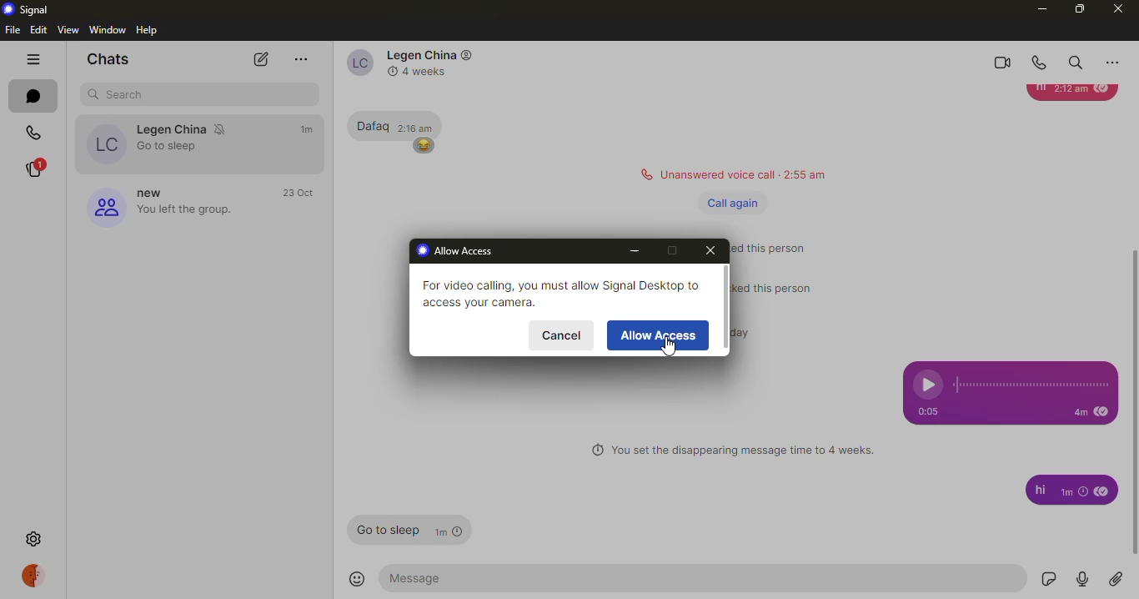 The width and height of the screenshot is (1139, 599). Describe the element at coordinates (452, 531) in the screenshot. I see `1m` at that location.